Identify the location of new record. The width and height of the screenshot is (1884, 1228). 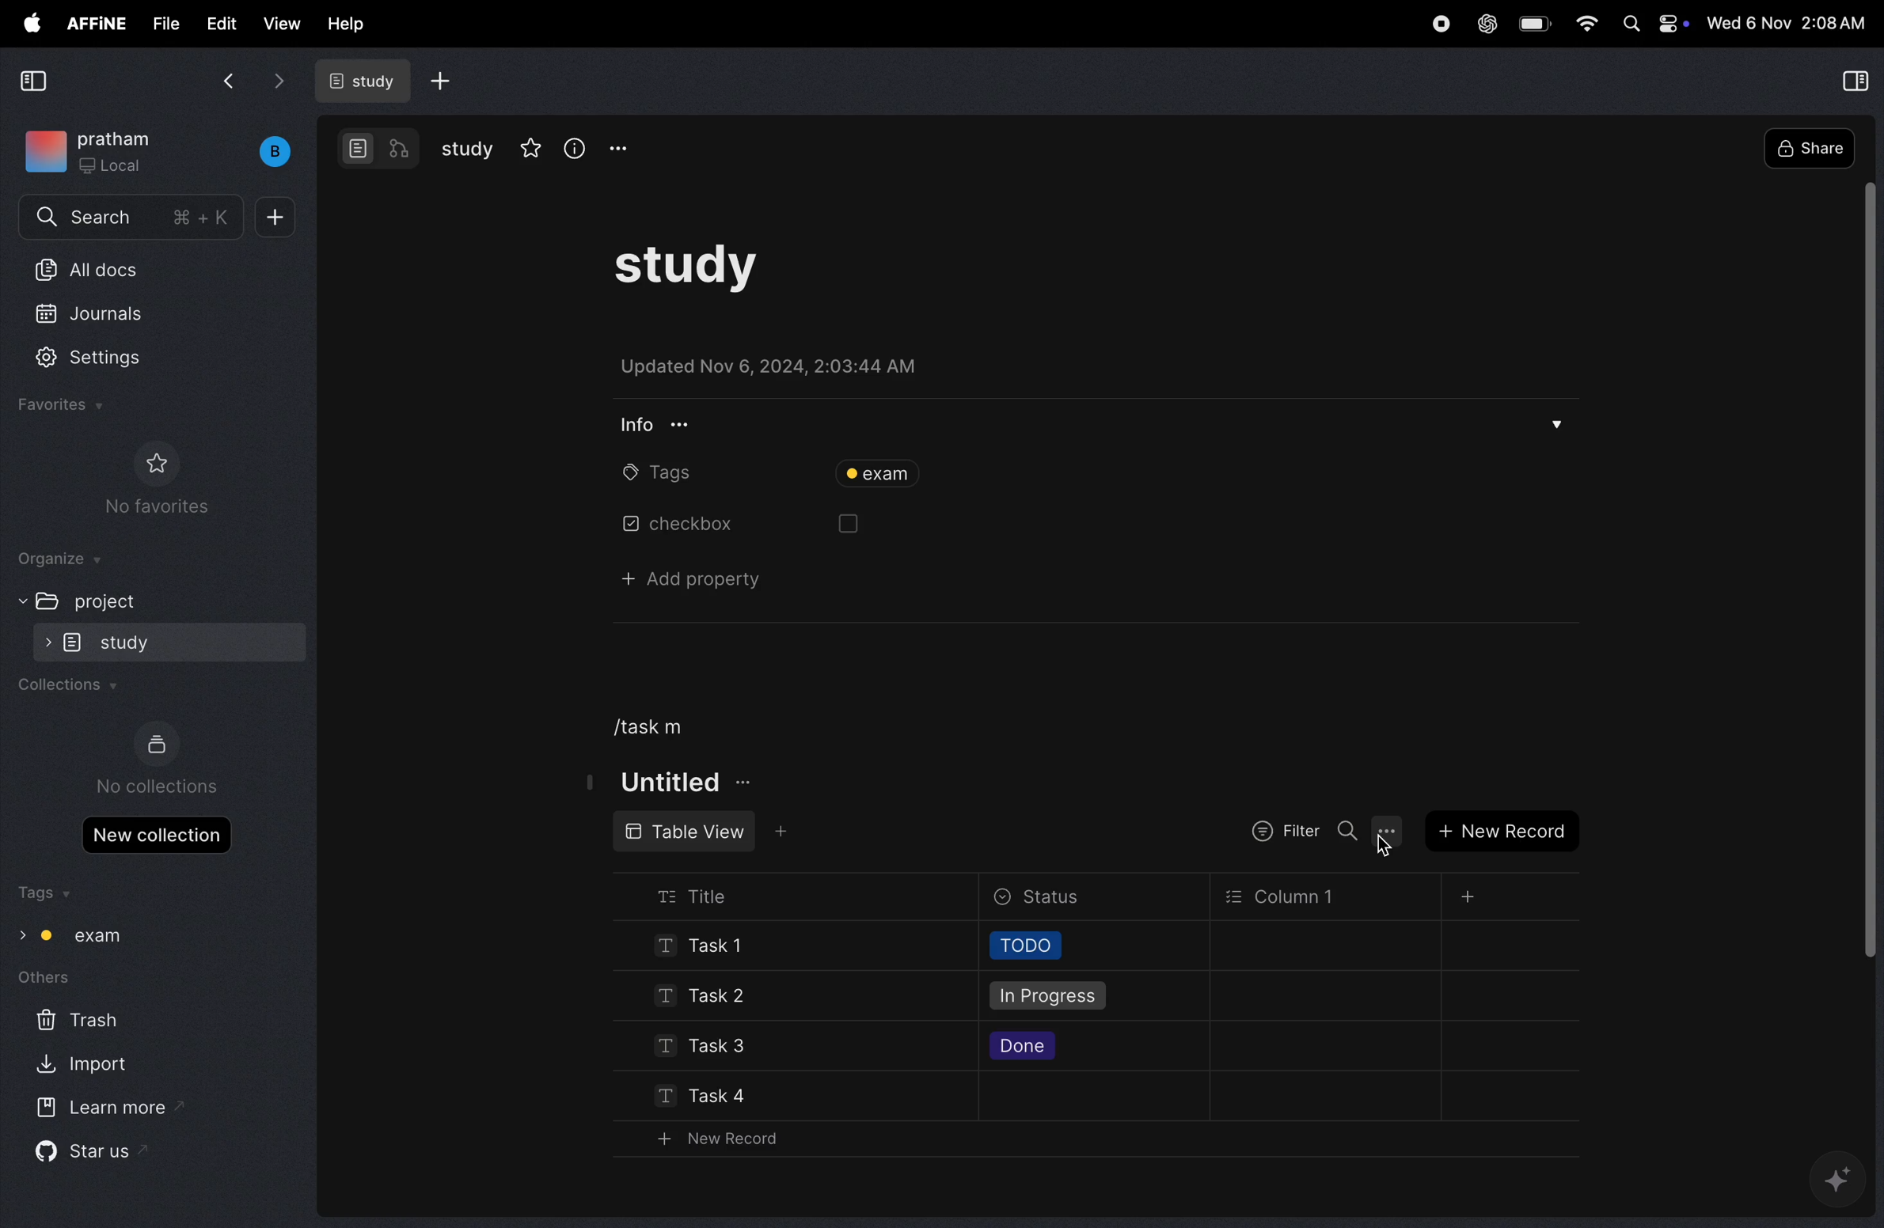
(712, 1140).